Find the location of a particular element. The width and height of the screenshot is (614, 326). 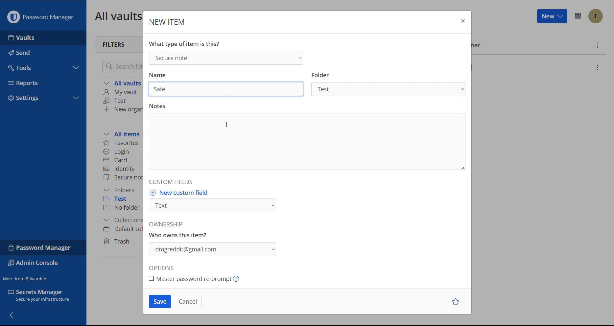

Secure is located at coordinates (123, 178).